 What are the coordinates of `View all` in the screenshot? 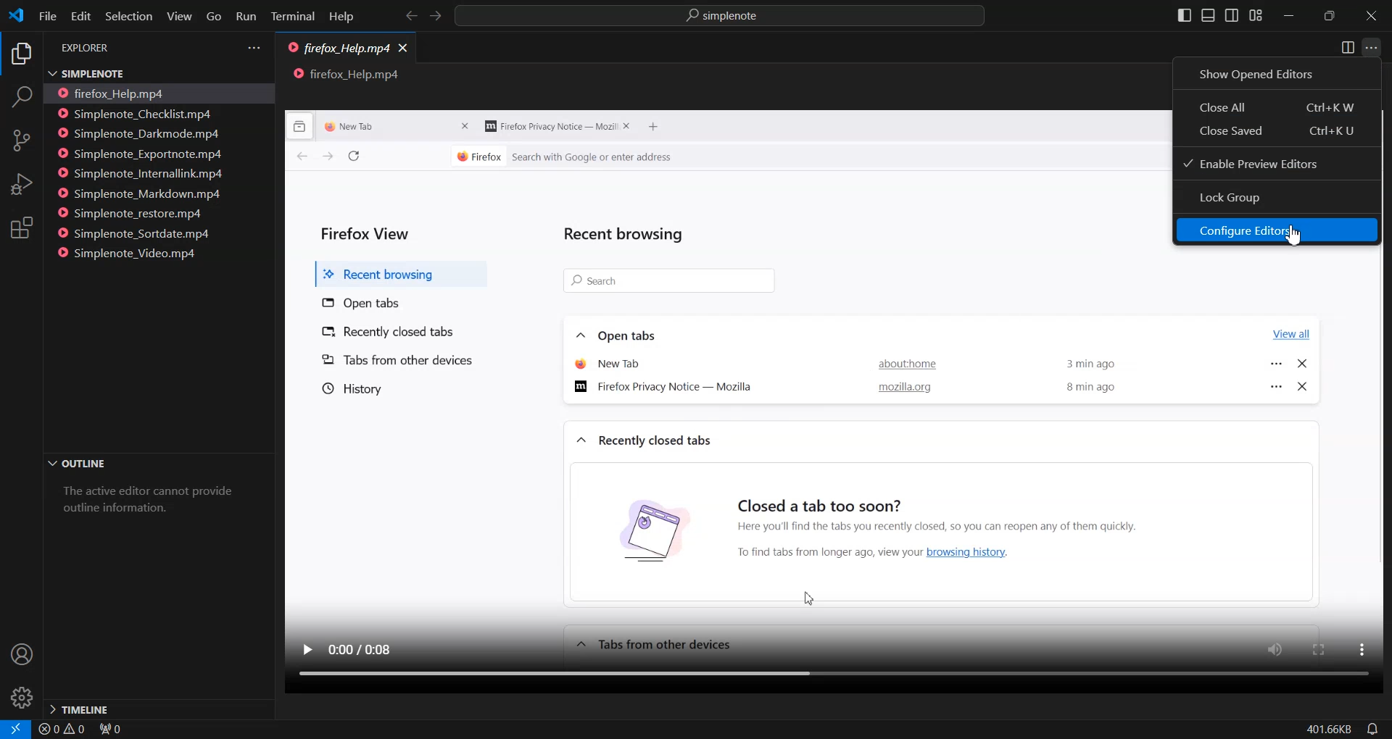 It's located at (1288, 331).